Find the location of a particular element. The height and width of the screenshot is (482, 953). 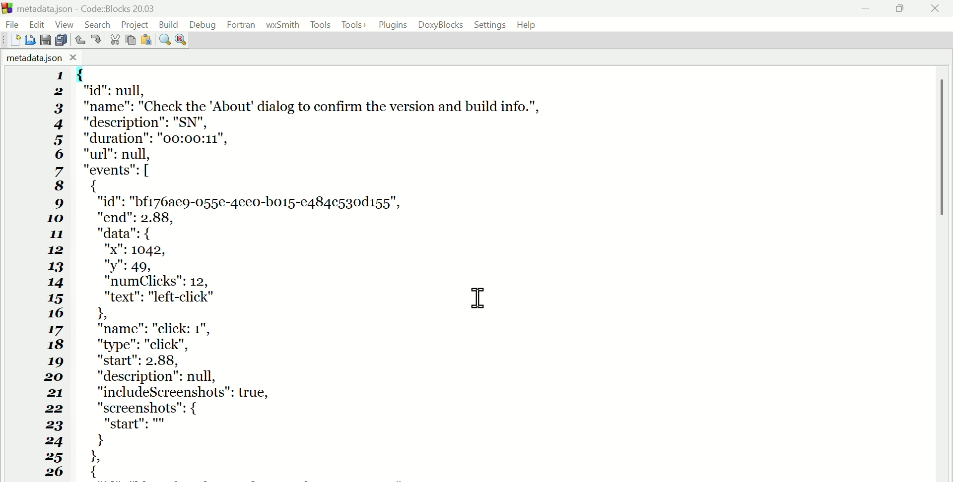

Edit is located at coordinates (38, 24).